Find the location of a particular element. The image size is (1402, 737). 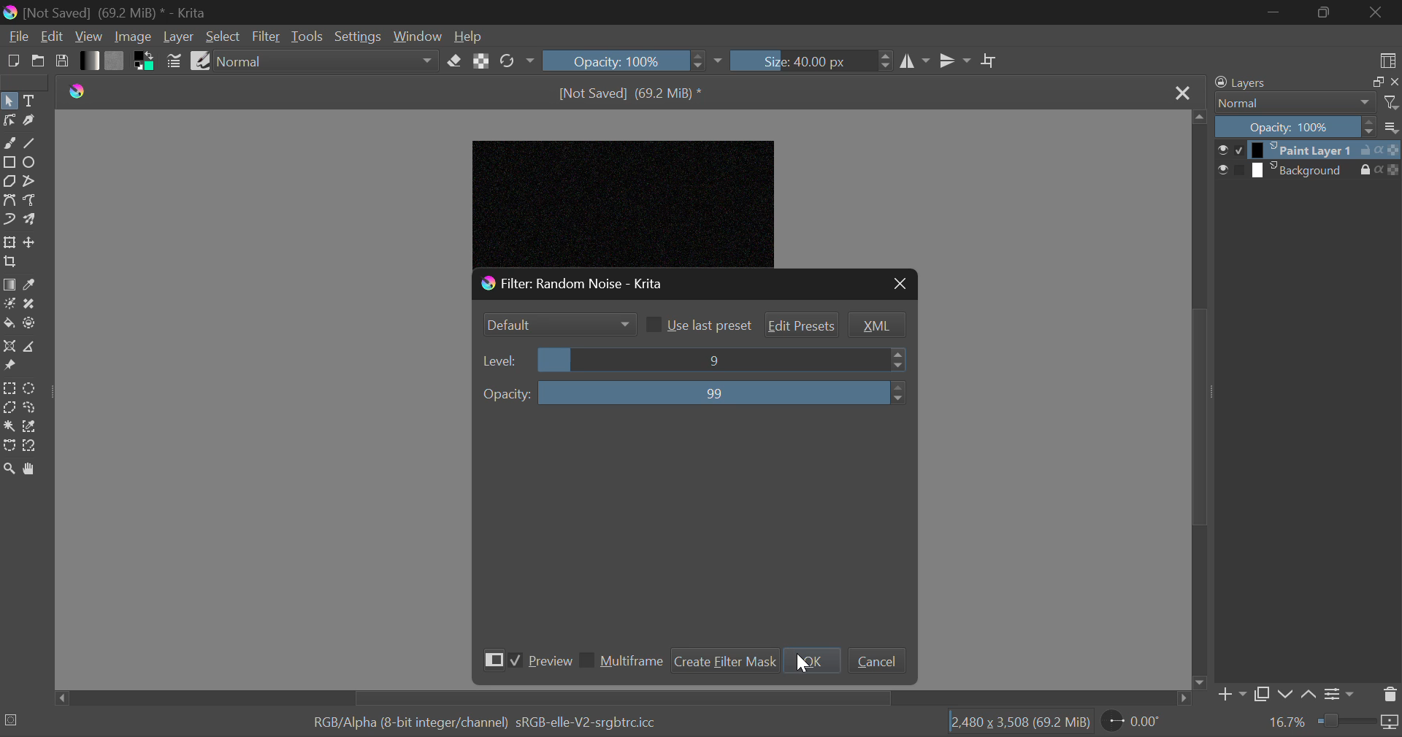

Tools is located at coordinates (308, 35).